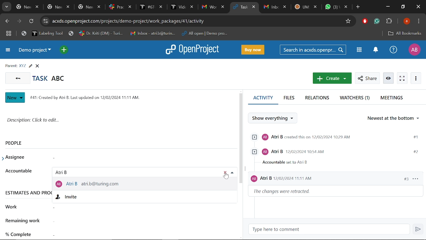 The height and width of the screenshot is (240, 426). I want to click on Parent task name, so click(23, 66).